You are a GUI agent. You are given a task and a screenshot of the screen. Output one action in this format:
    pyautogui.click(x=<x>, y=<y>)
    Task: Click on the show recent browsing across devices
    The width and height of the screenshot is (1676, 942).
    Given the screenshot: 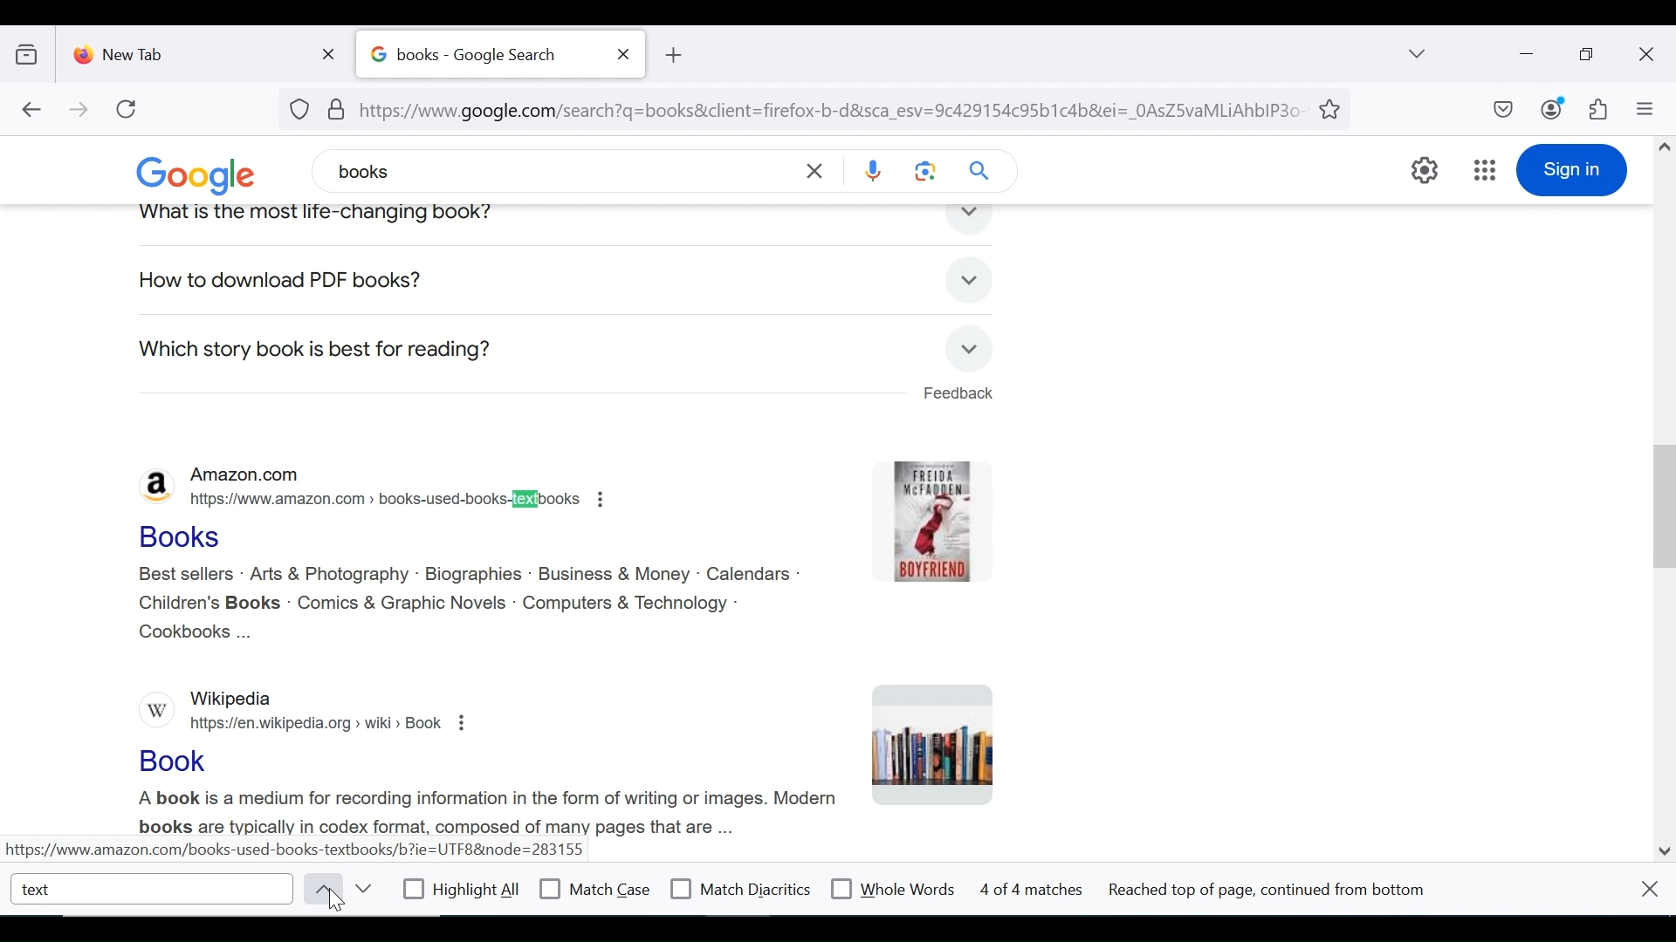 What is the action you would take?
    pyautogui.click(x=31, y=51)
    